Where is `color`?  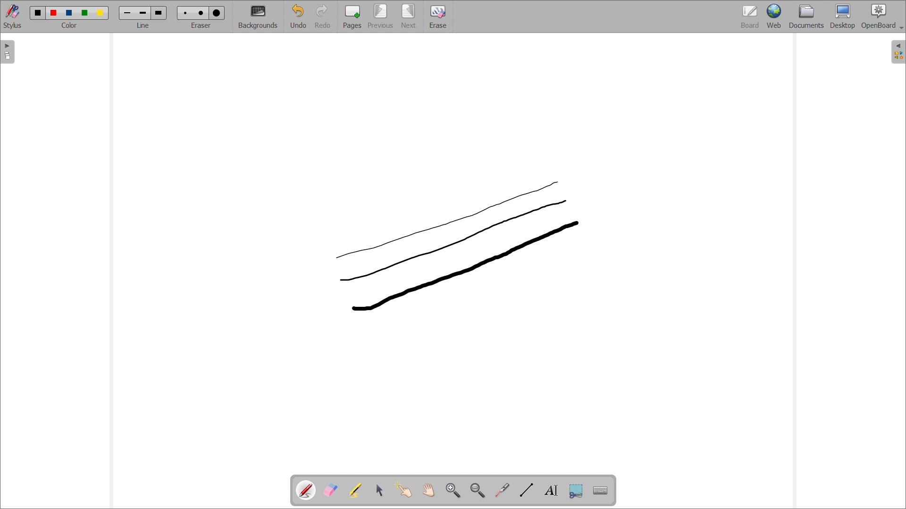
color is located at coordinates (71, 13).